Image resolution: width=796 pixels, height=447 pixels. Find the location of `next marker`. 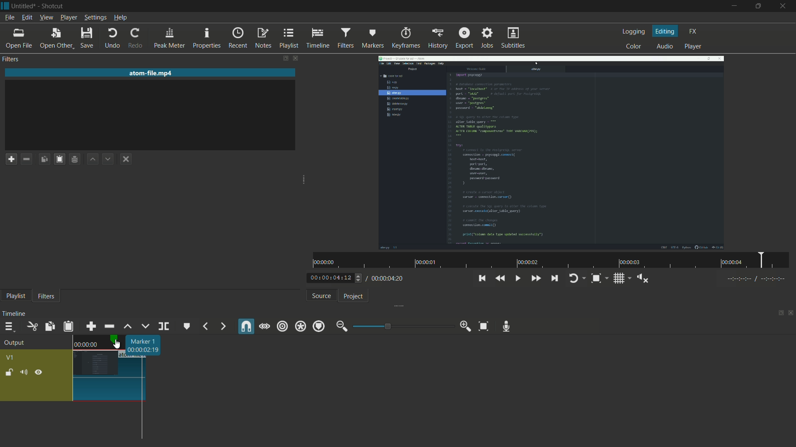

next marker is located at coordinates (223, 326).